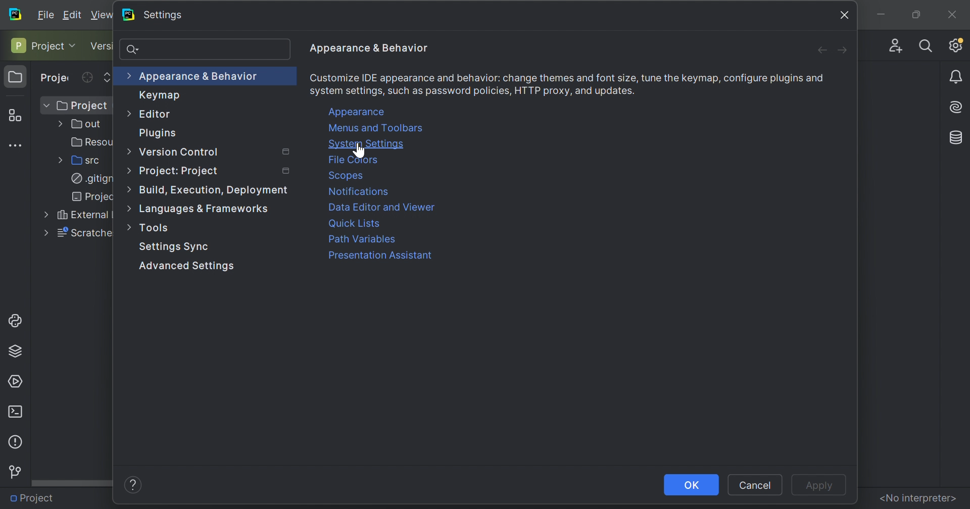 The height and width of the screenshot is (509, 970). Describe the element at coordinates (19, 350) in the screenshot. I see `Python packages` at that location.